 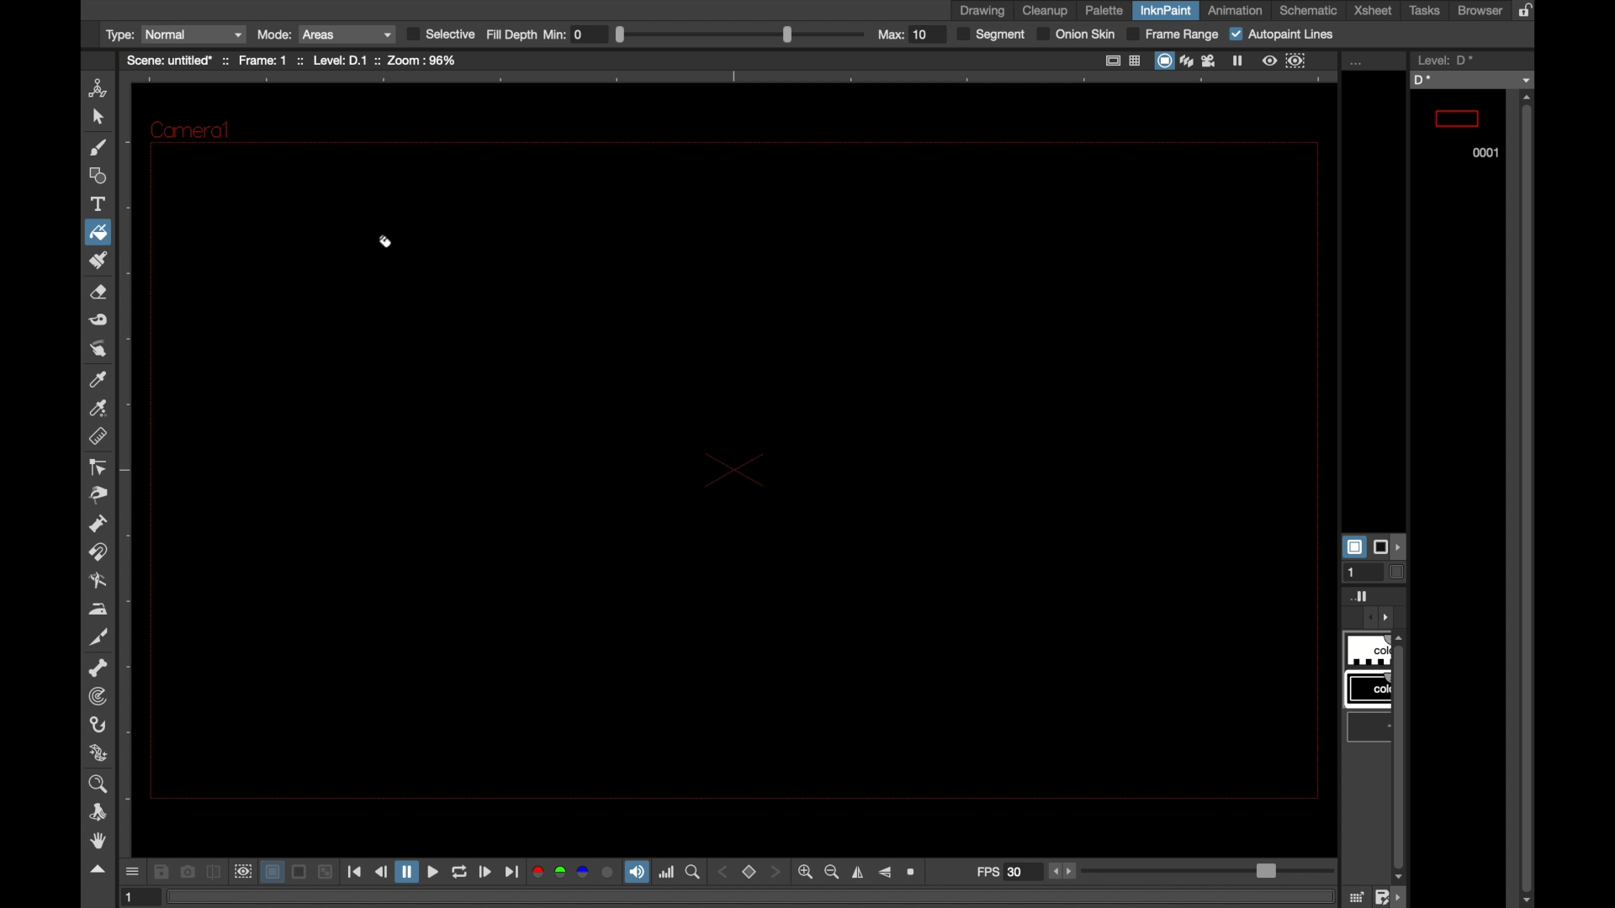 What do you see at coordinates (486, 872) in the screenshot?
I see `next frame` at bounding box center [486, 872].